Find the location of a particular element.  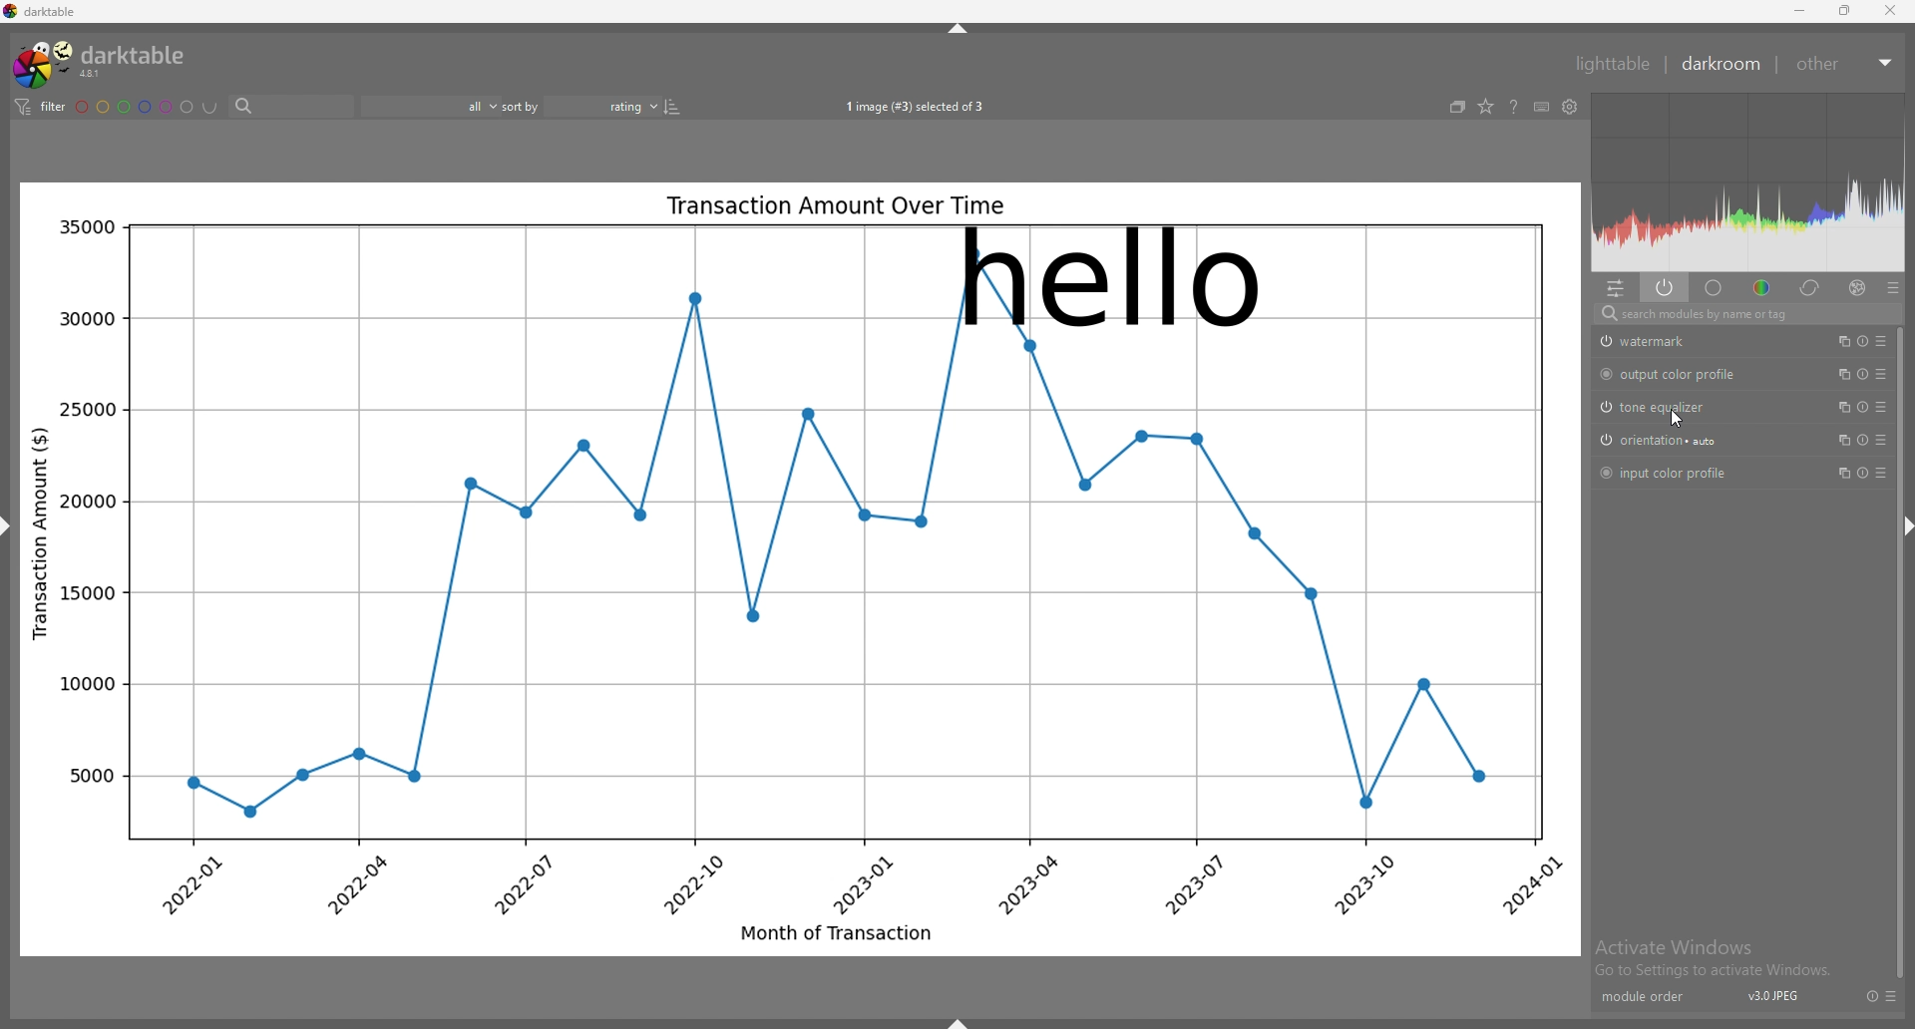

presets is located at coordinates (1892, 287).